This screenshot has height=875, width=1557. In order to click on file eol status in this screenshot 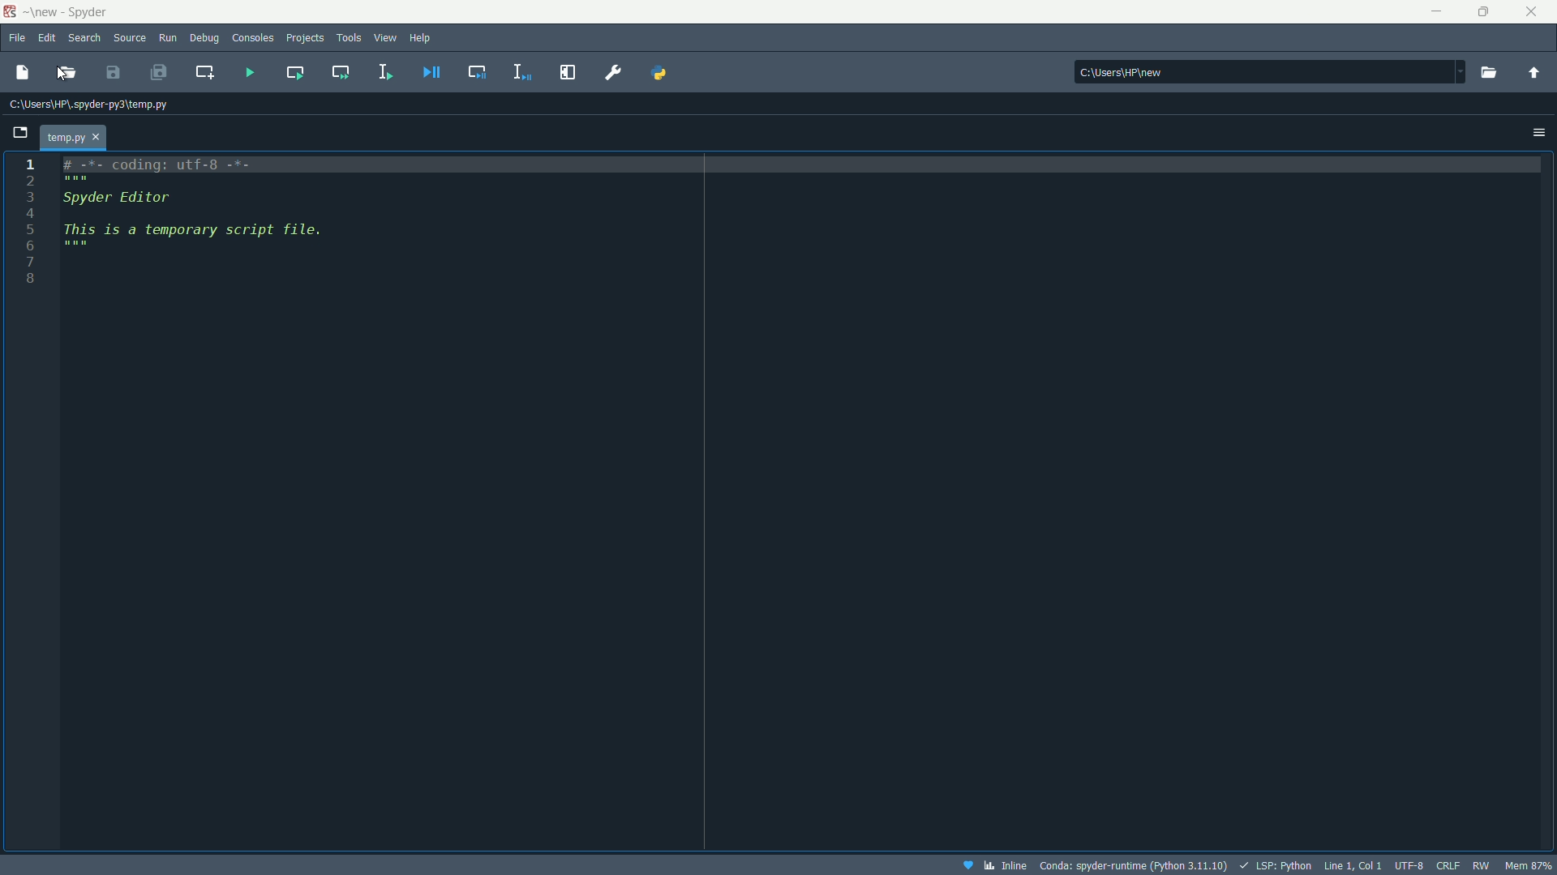, I will do `click(1449, 866)`.